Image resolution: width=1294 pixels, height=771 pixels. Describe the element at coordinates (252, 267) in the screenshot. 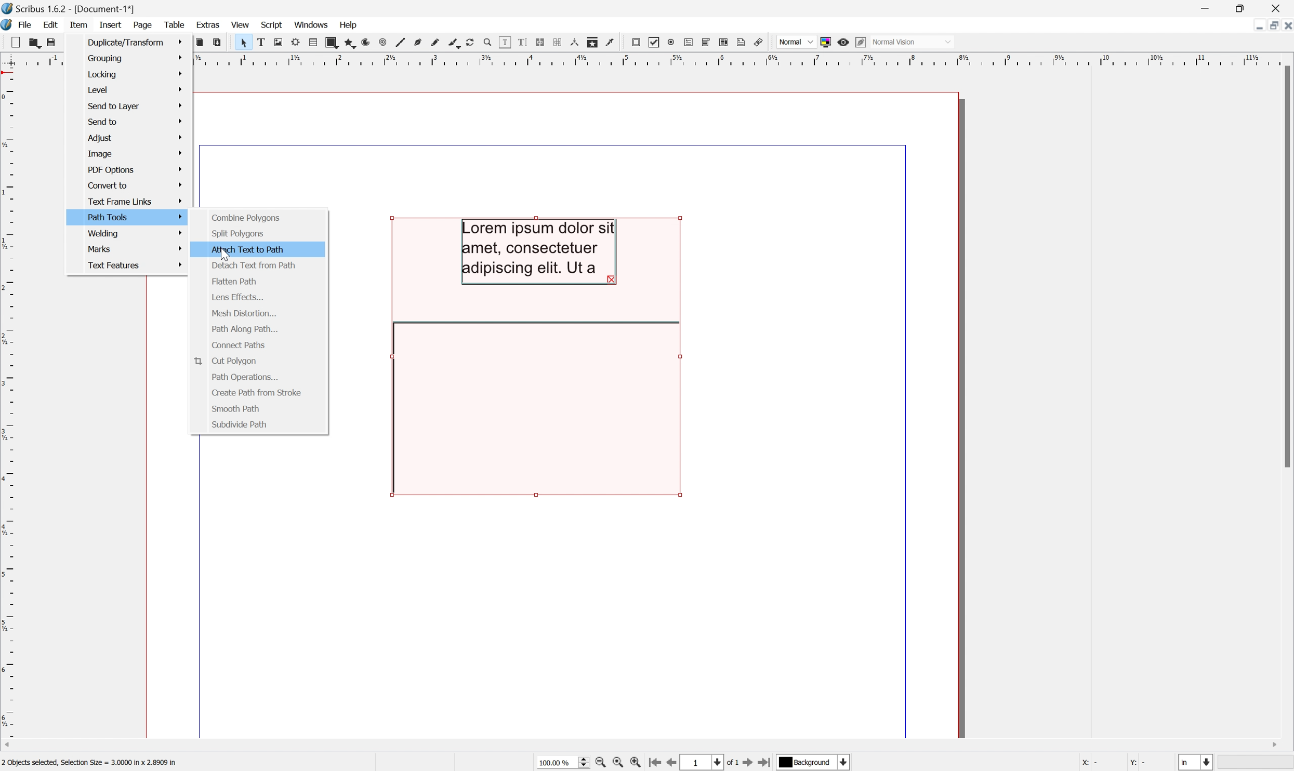

I see `Detach text from path` at that location.